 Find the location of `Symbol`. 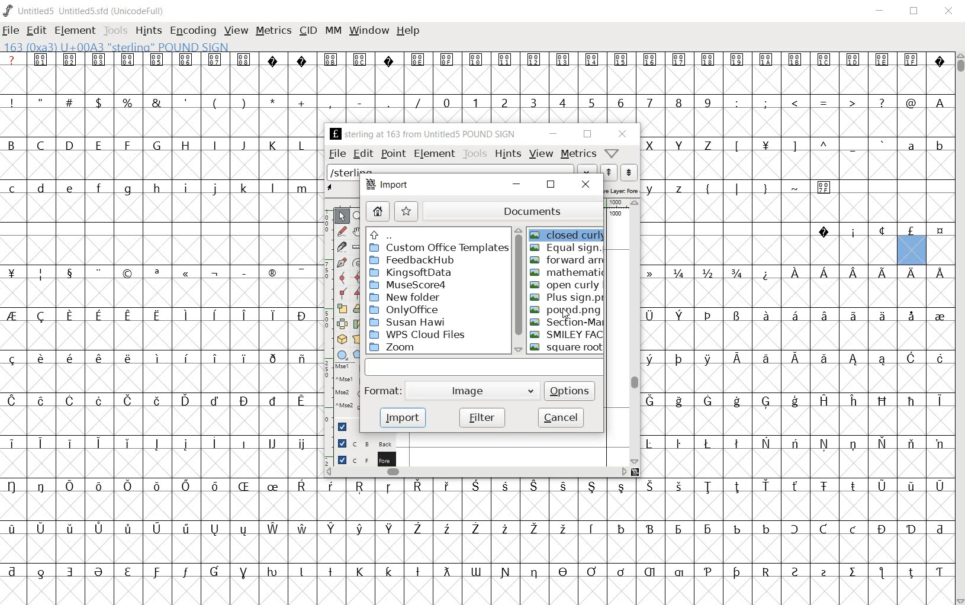

Symbol is located at coordinates (272, 358).